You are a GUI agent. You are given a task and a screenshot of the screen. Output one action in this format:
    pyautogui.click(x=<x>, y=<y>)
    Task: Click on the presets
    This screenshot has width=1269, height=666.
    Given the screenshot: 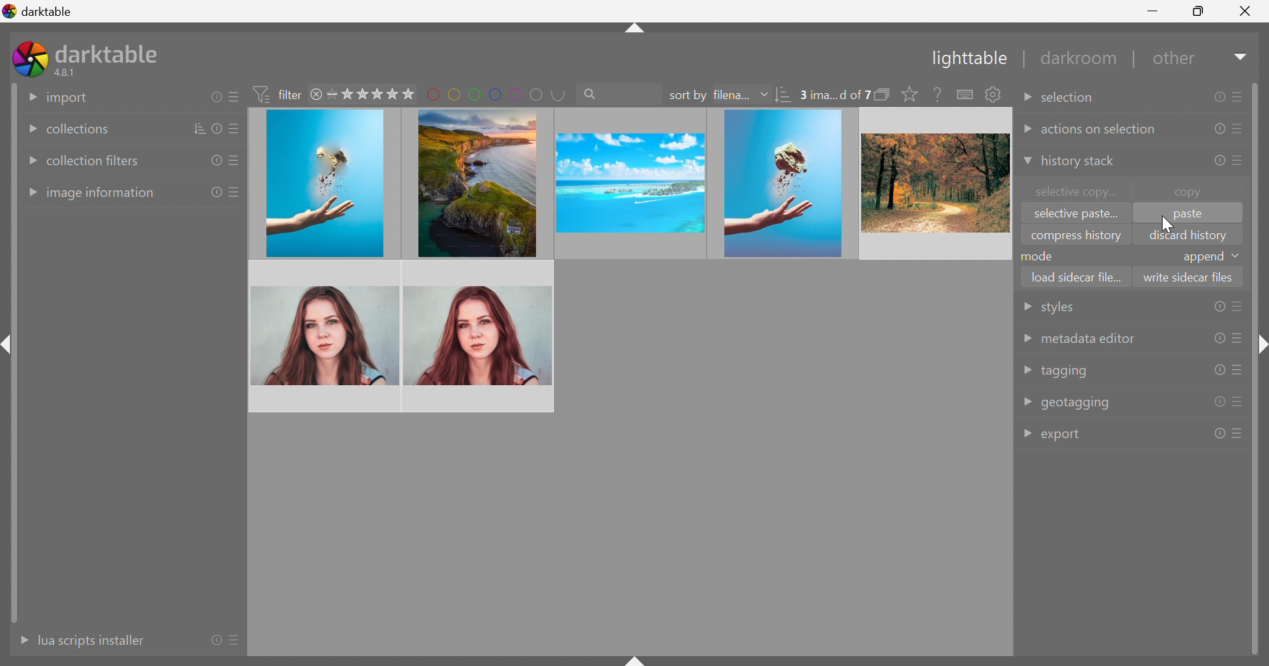 What is the action you would take?
    pyautogui.click(x=1241, y=159)
    